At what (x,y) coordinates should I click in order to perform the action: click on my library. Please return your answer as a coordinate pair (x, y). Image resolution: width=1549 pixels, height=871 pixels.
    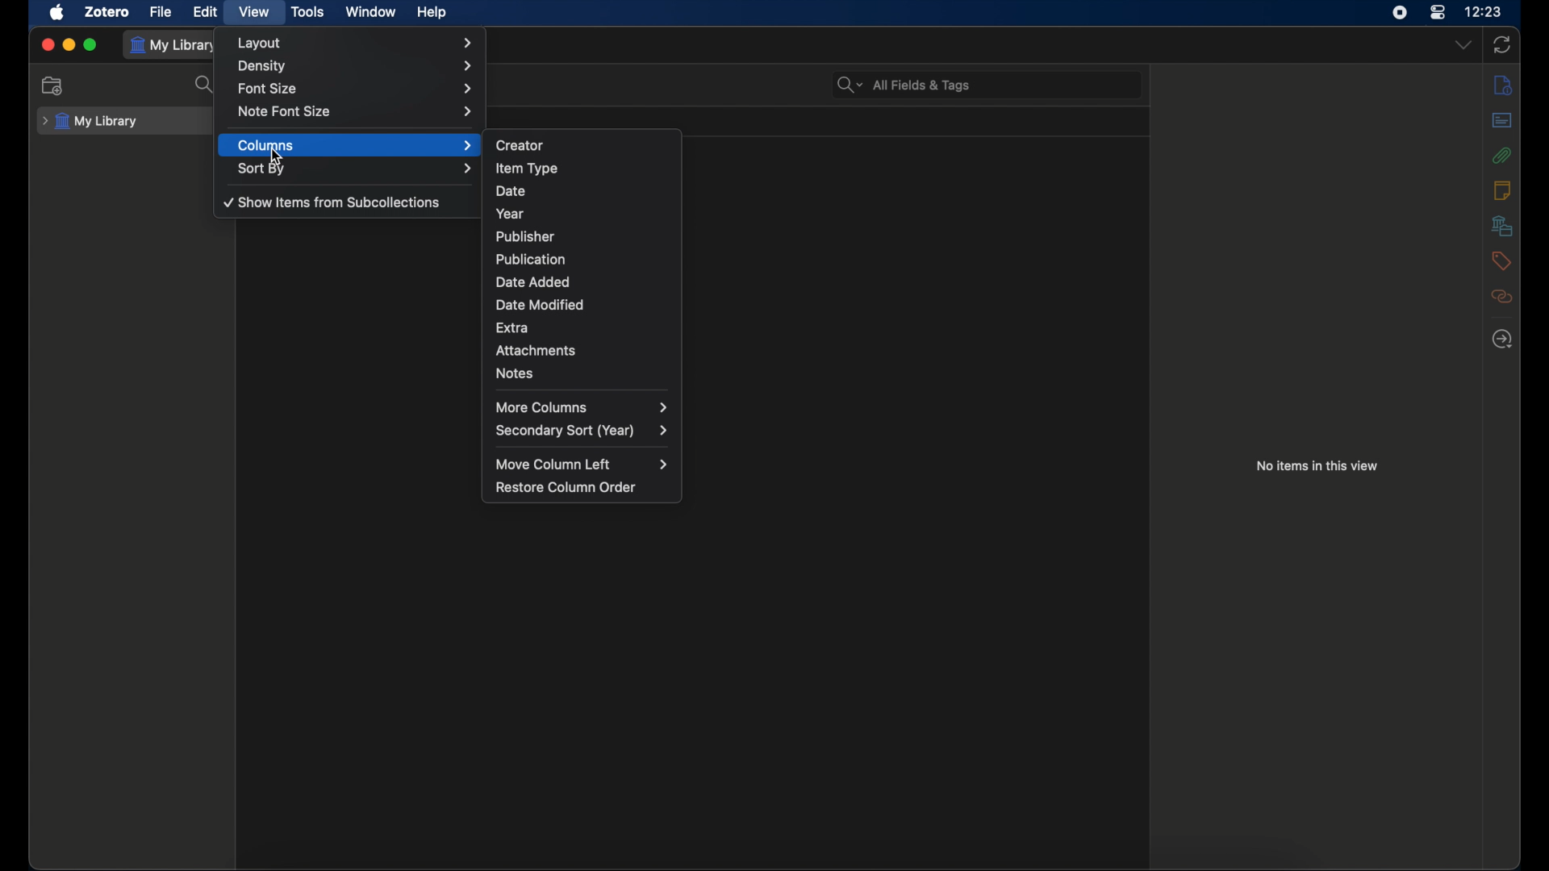
    Looking at the image, I should click on (176, 45).